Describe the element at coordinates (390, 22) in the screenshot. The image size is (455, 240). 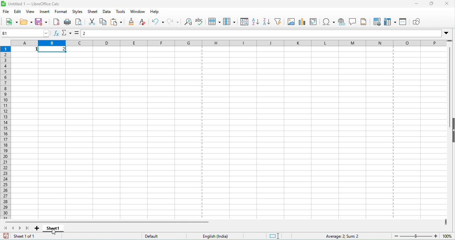
I see `freeze row and column` at that location.